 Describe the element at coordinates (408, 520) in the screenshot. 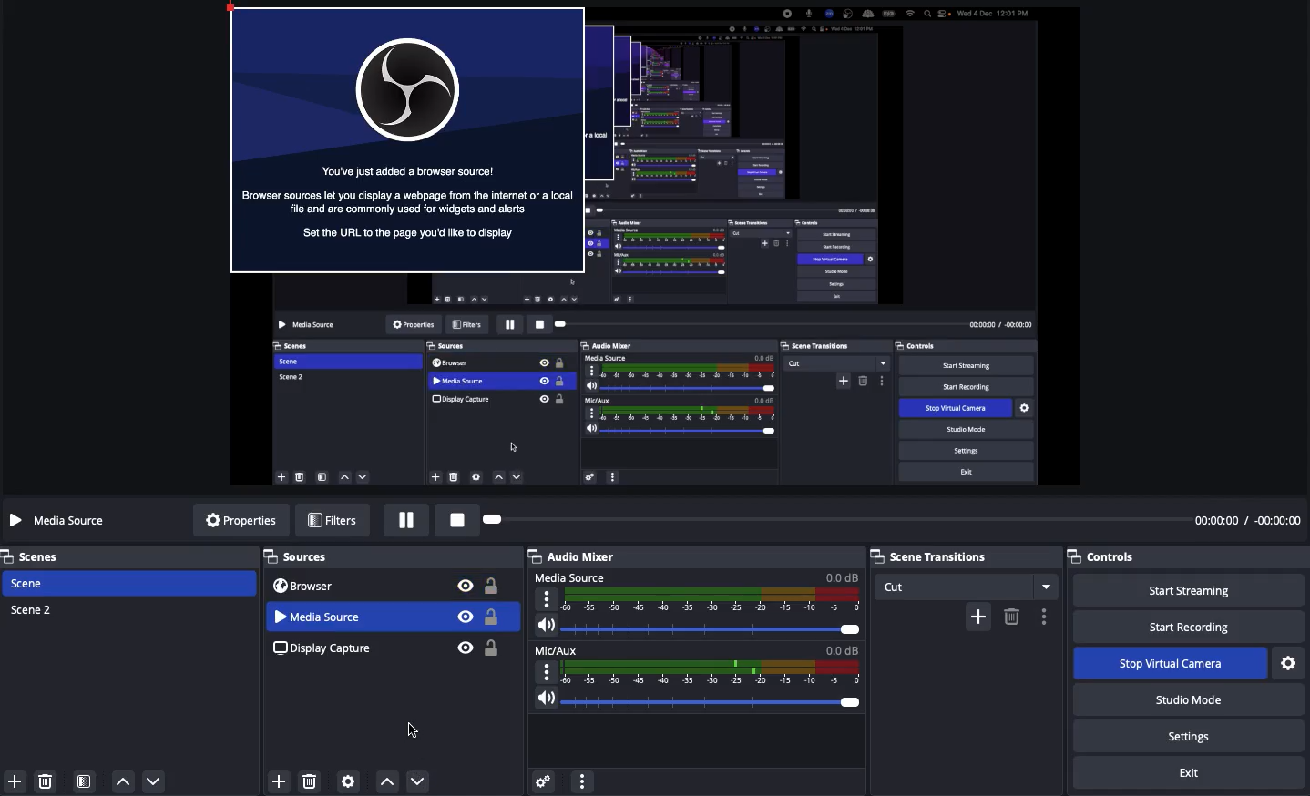

I see `Pause` at that location.